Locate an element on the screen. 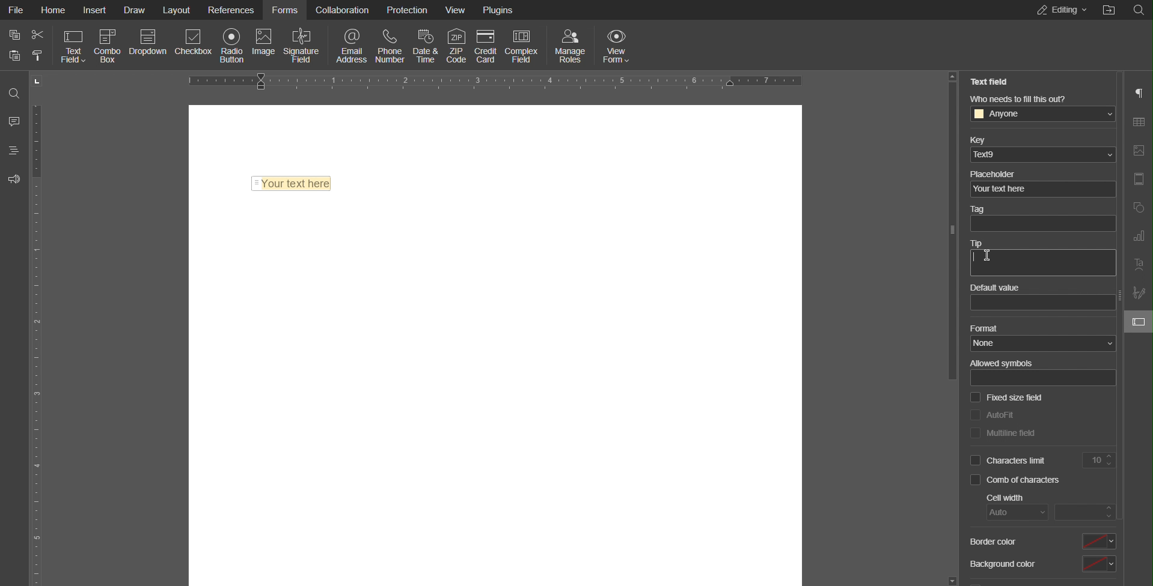  input cell width  is located at coordinates (1087, 512).